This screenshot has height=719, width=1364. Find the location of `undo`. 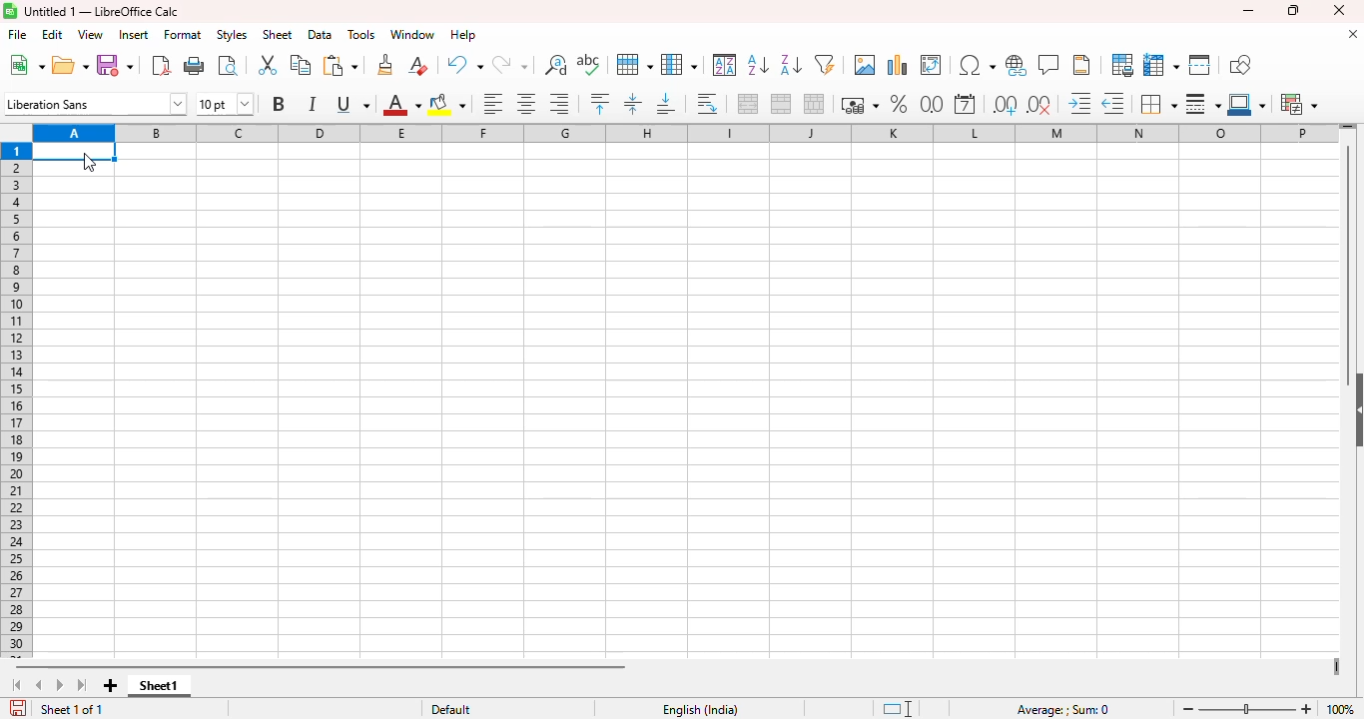

undo is located at coordinates (464, 65).